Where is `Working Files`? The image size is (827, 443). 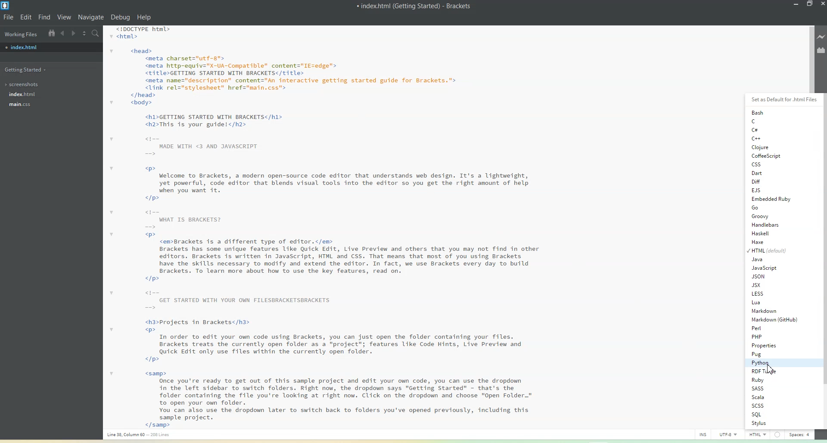
Working Files is located at coordinates (20, 33).